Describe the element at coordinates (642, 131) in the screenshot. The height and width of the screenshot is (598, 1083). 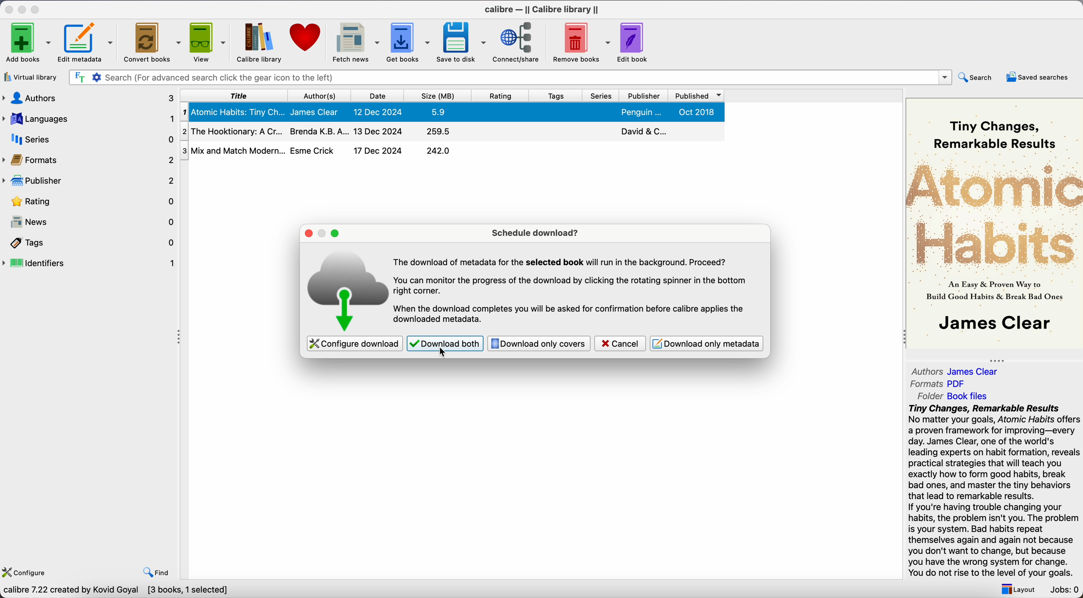
I see `David & C...` at that location.